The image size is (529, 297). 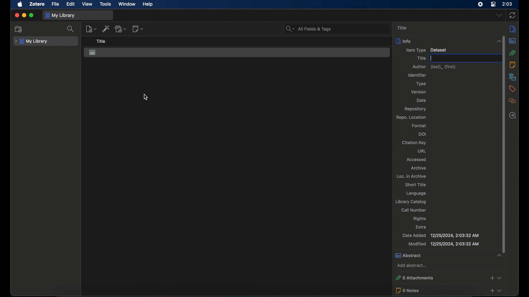 What do you see at coordinates (420, 219) in the screenshot?
I see `rights` at bounding box center [420, 219].